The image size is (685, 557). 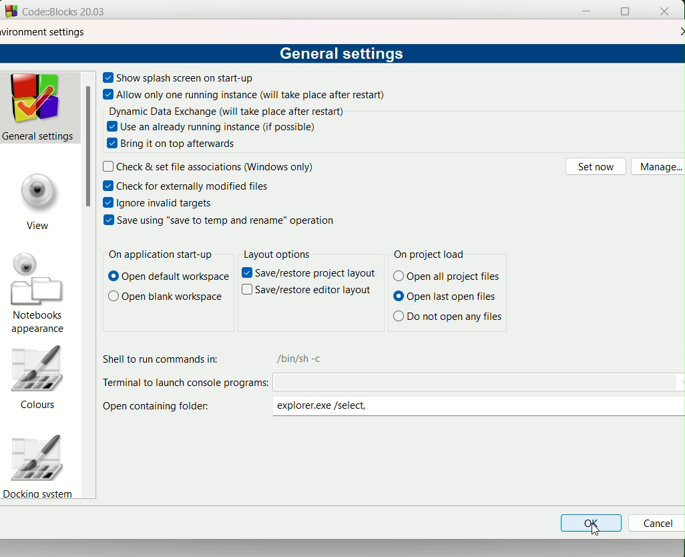 I want to click on text, so click(x=226, y=111).